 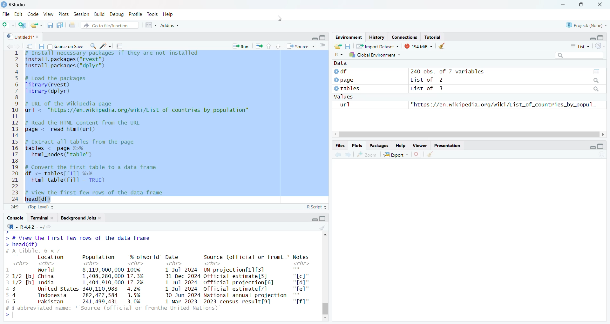 I want to click on rerun, so click(x=259, y=46).